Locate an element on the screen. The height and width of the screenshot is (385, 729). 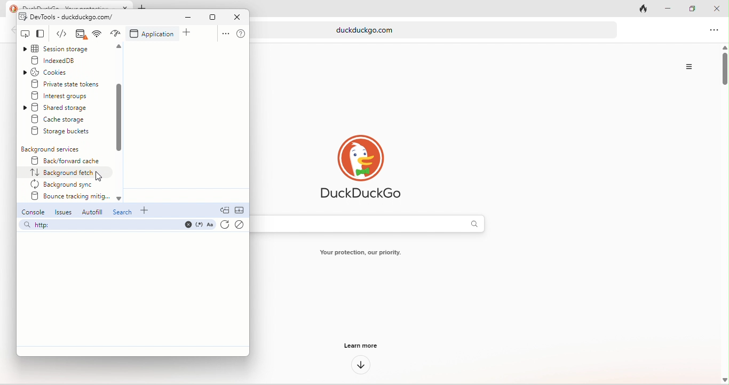
close is located at coordinates (236, 17).